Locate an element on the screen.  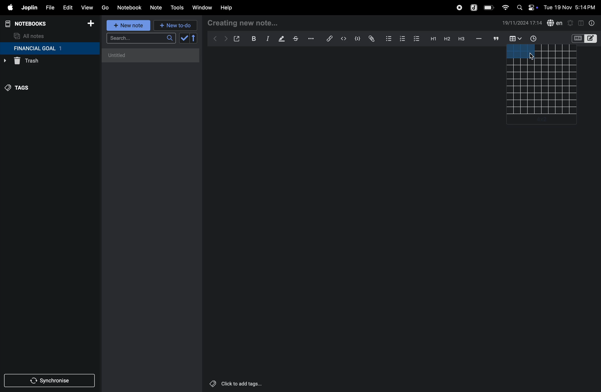
cursor is located at coordinates (532, 57).